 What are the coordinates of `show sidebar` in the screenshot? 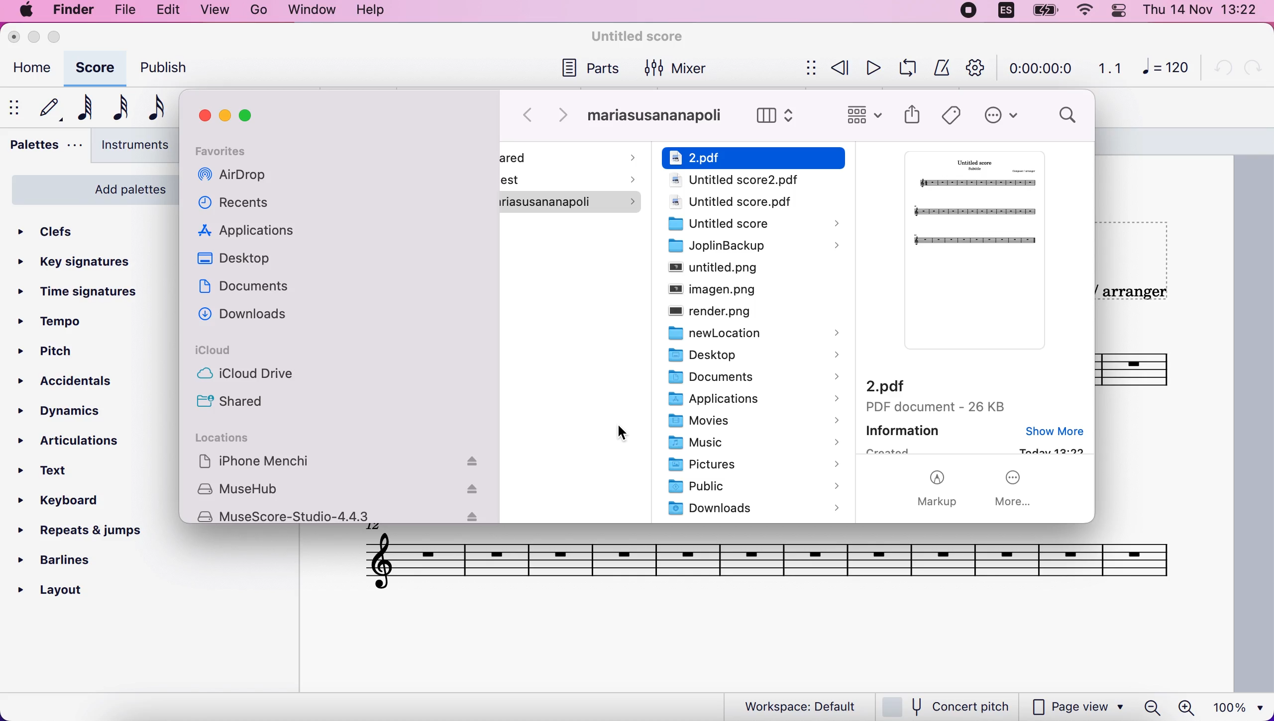 It's located at (779, 116).